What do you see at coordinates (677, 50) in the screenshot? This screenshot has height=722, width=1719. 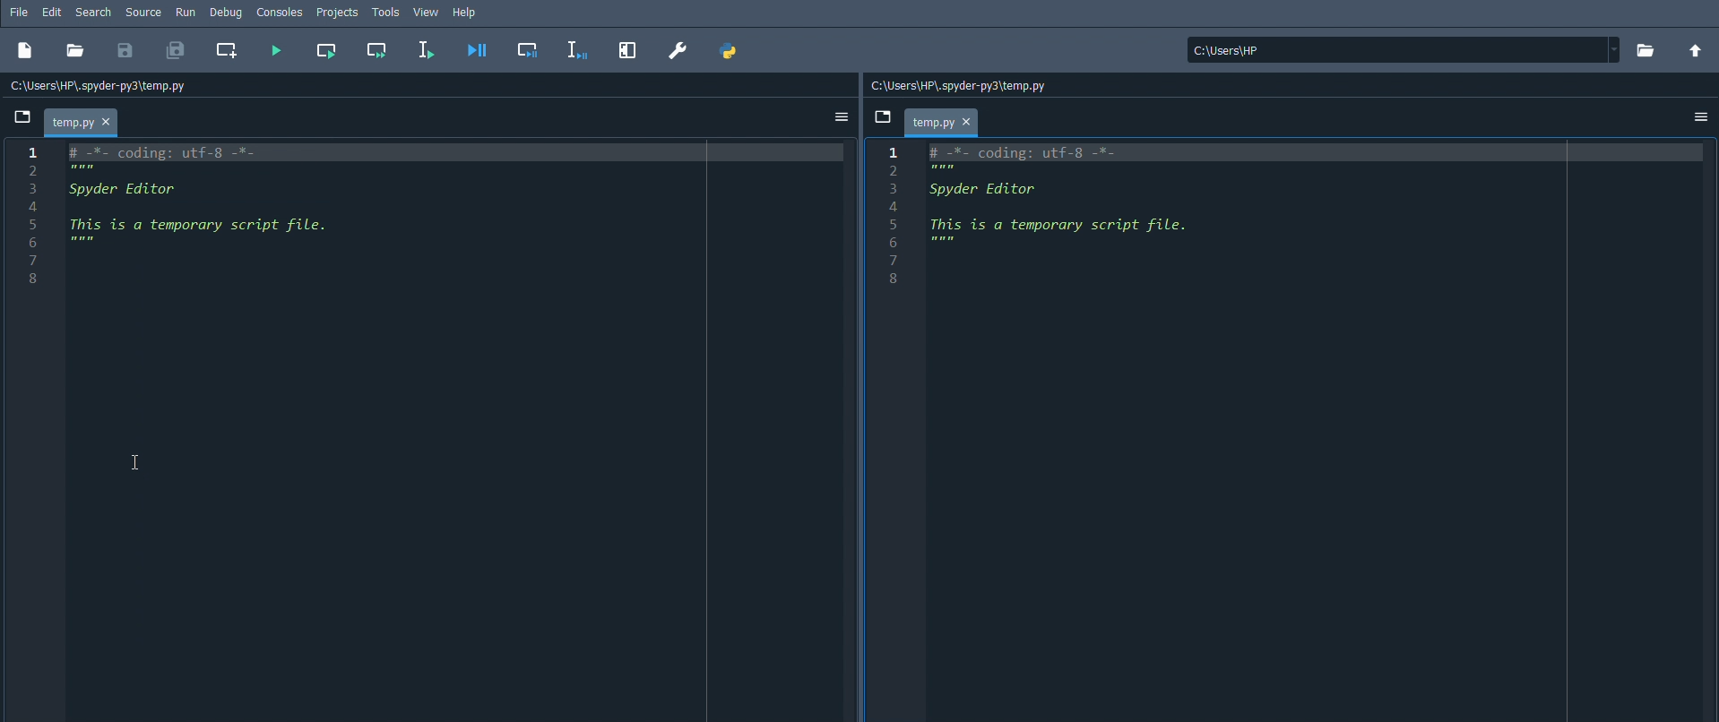 I see `Preferences` at bounding box center [677, 50].